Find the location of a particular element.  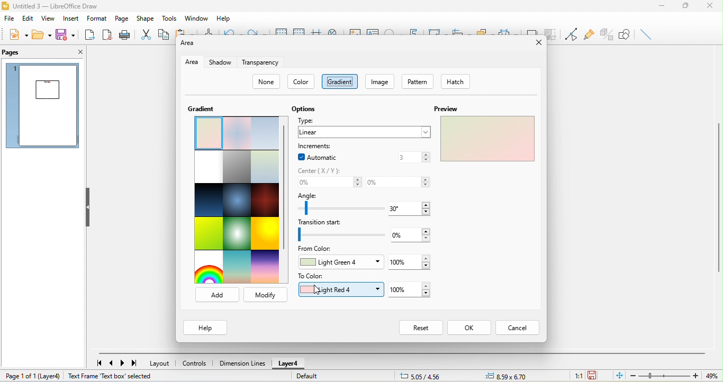

color is located at coordinates (302, 82).